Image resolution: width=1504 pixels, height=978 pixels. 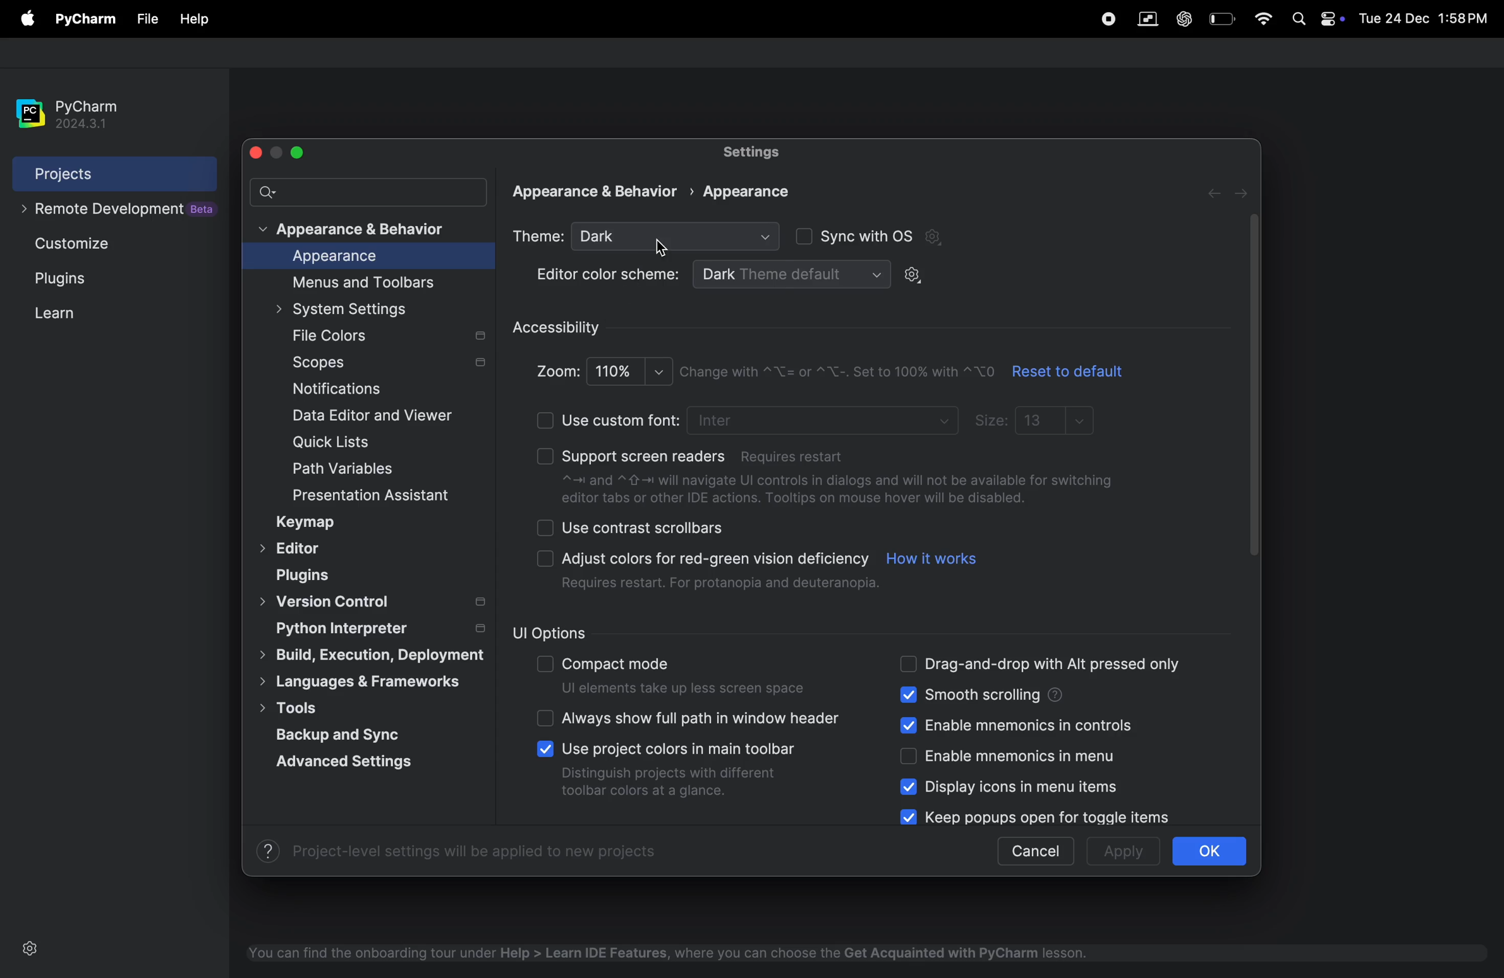 I want to click on cancel, so click(x=1037, y=852).